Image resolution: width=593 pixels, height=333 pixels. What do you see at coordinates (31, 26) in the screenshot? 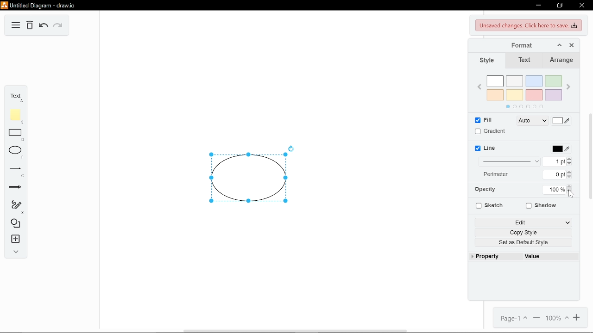
I see `Delete` at bounding box center [31, 26].